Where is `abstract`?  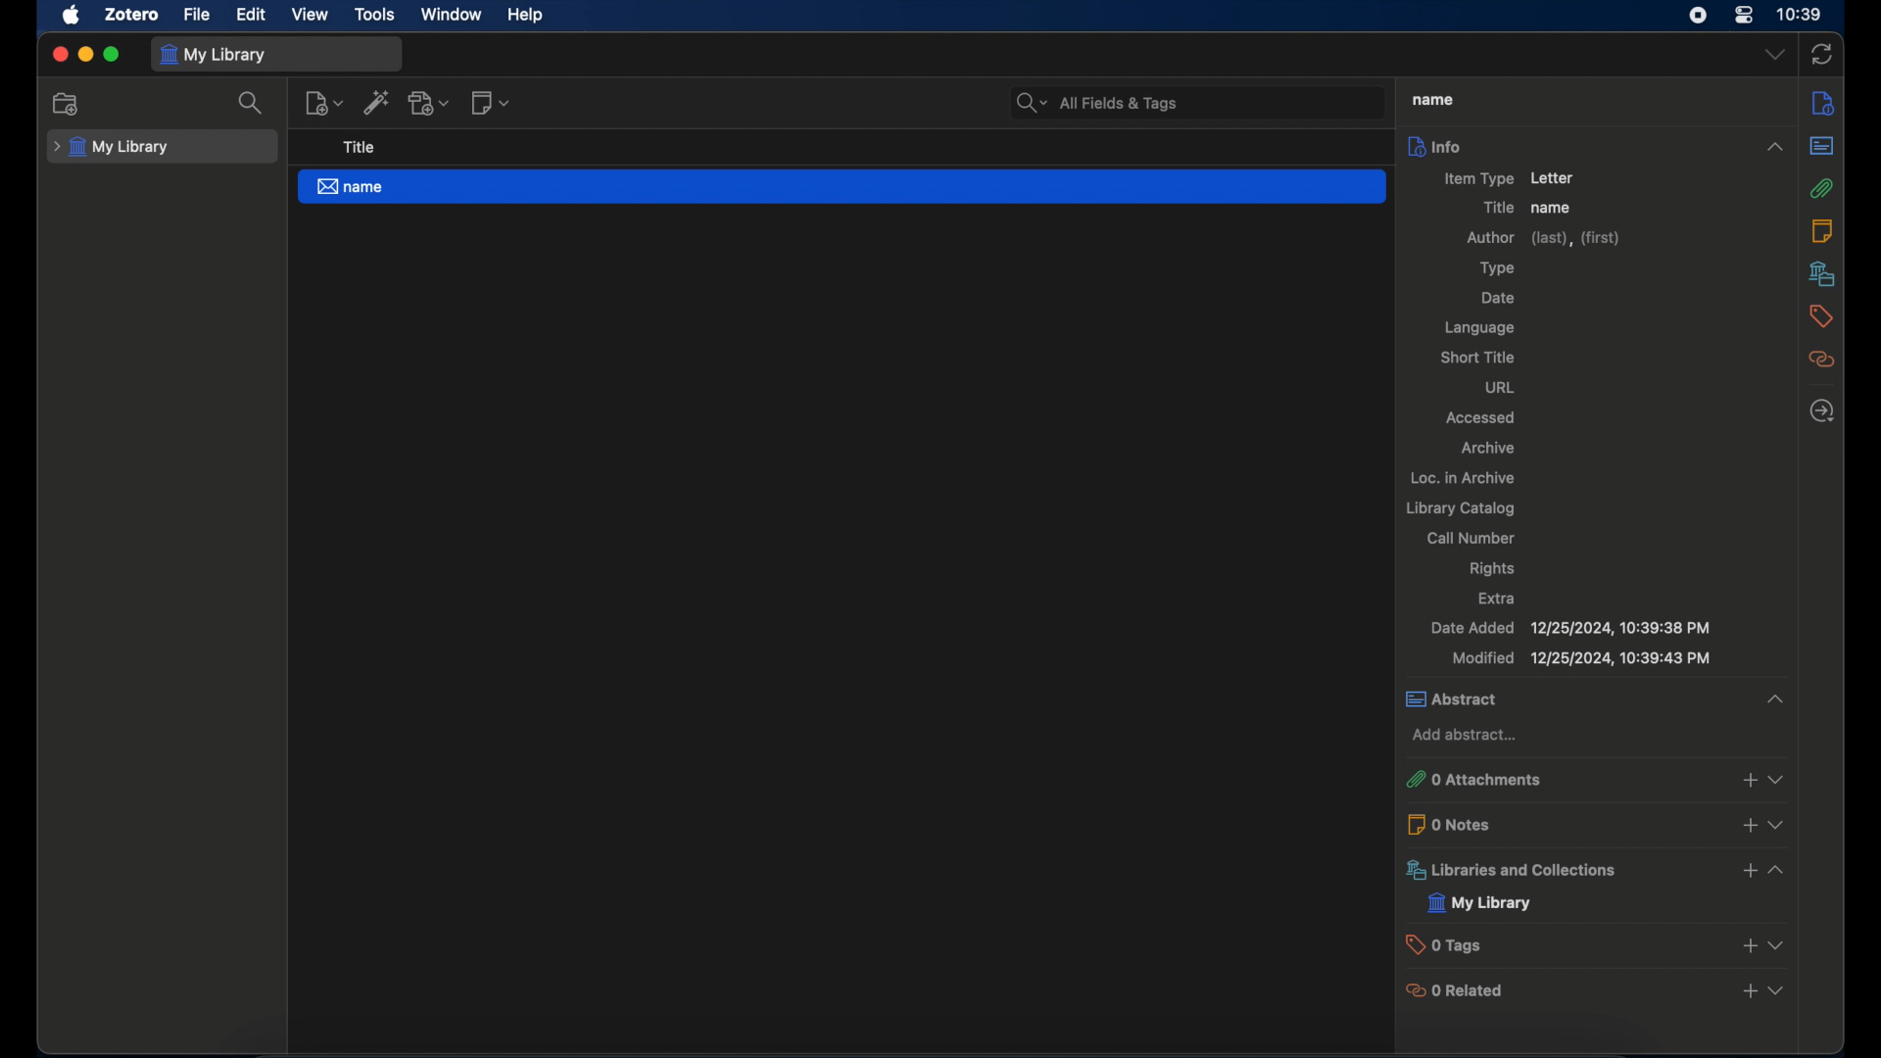 abstract is located at coordinates (1822, 145).